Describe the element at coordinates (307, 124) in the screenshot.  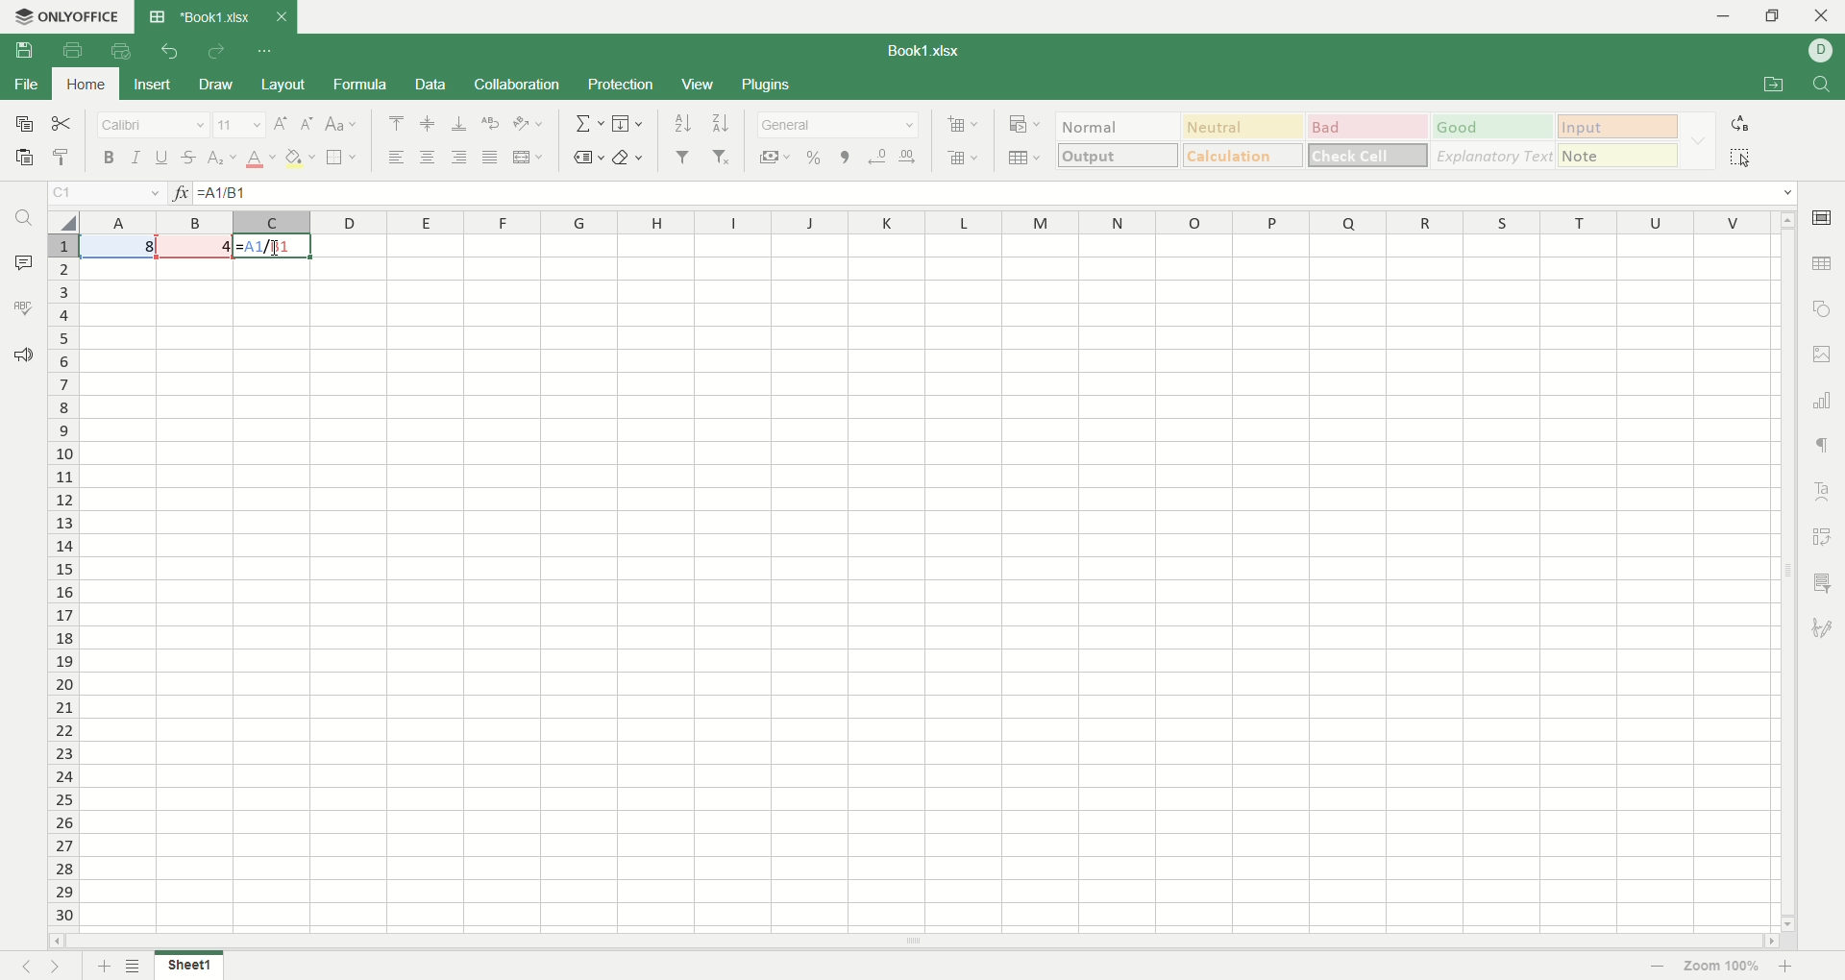
I see `decrease font size` at that location.